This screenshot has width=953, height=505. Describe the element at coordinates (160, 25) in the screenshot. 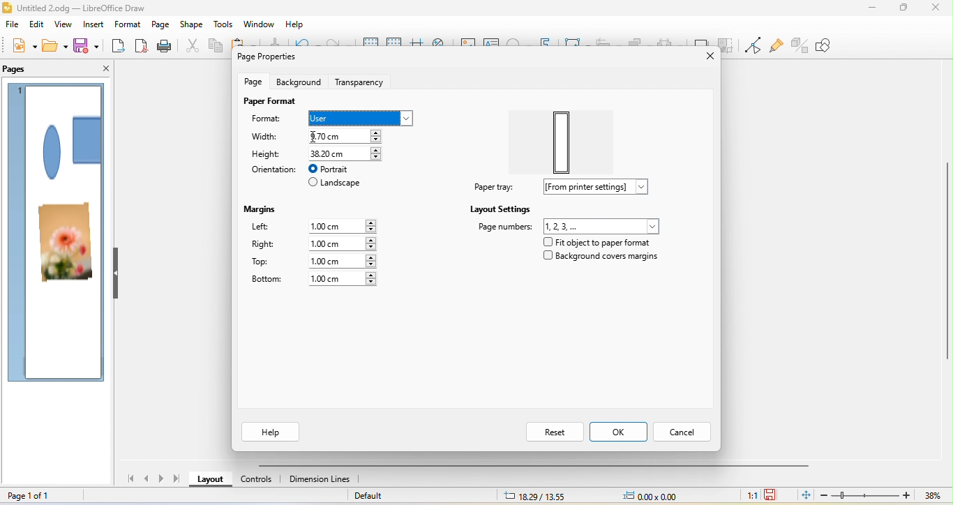

I see `page` at that location.